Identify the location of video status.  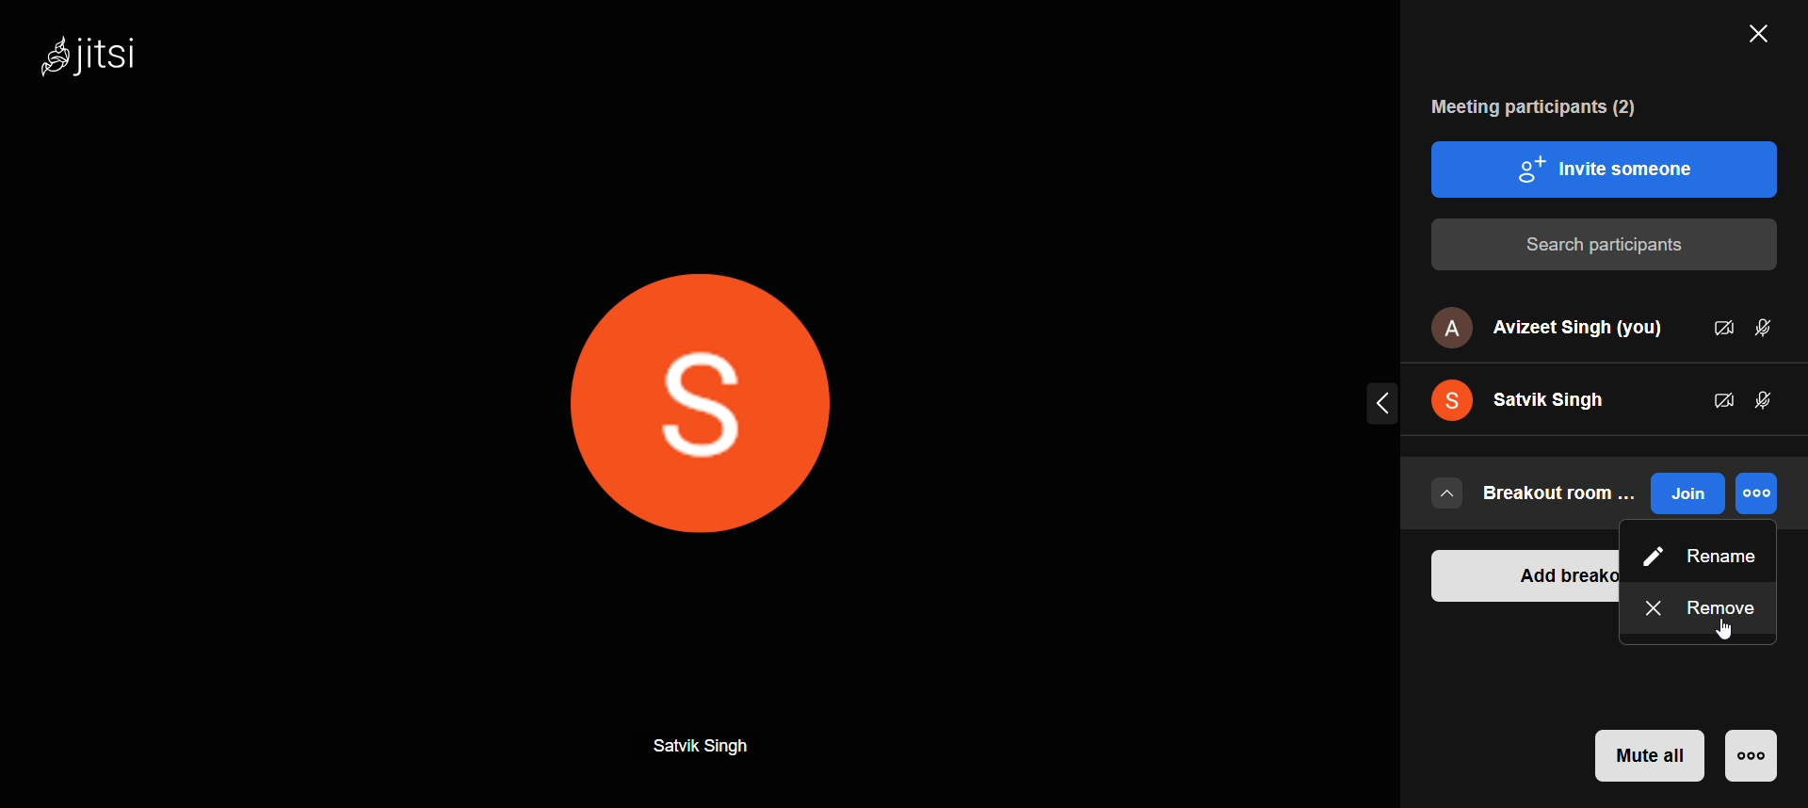
(1720, 327).